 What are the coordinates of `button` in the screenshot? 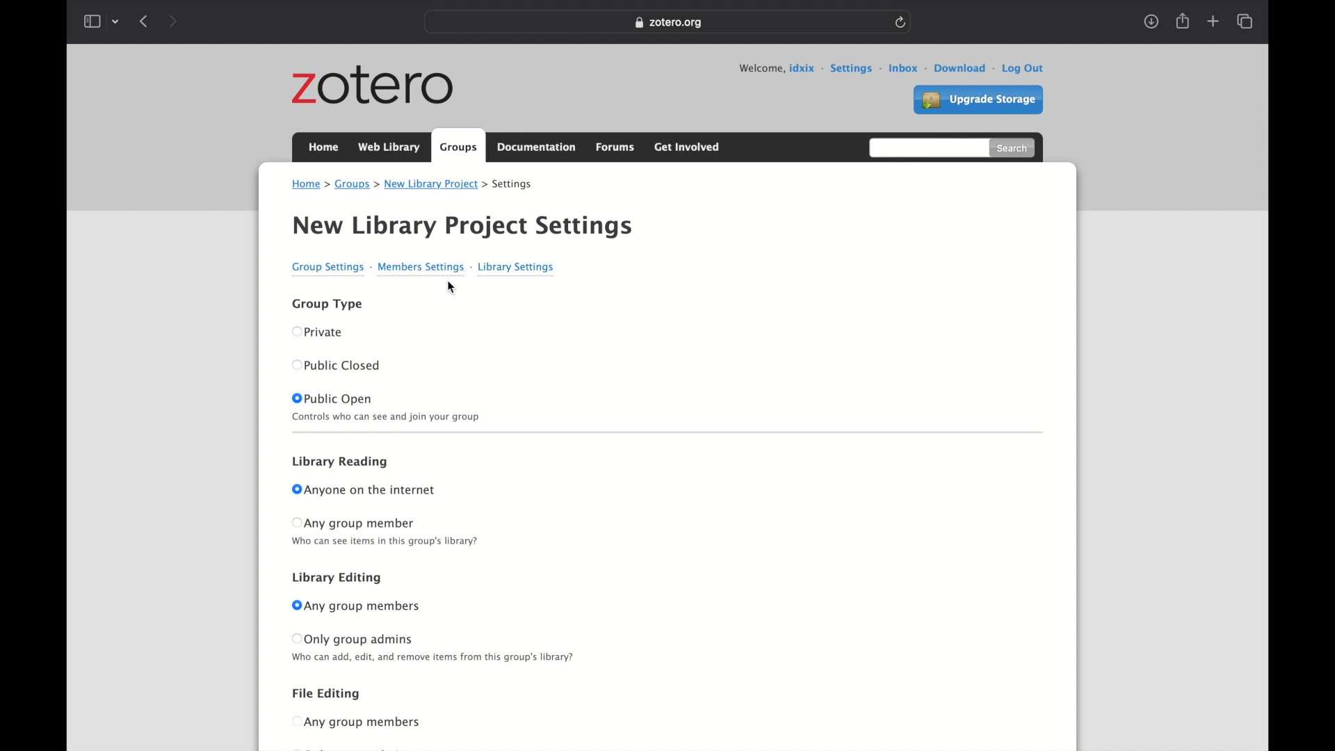 It's located at (293, 605).